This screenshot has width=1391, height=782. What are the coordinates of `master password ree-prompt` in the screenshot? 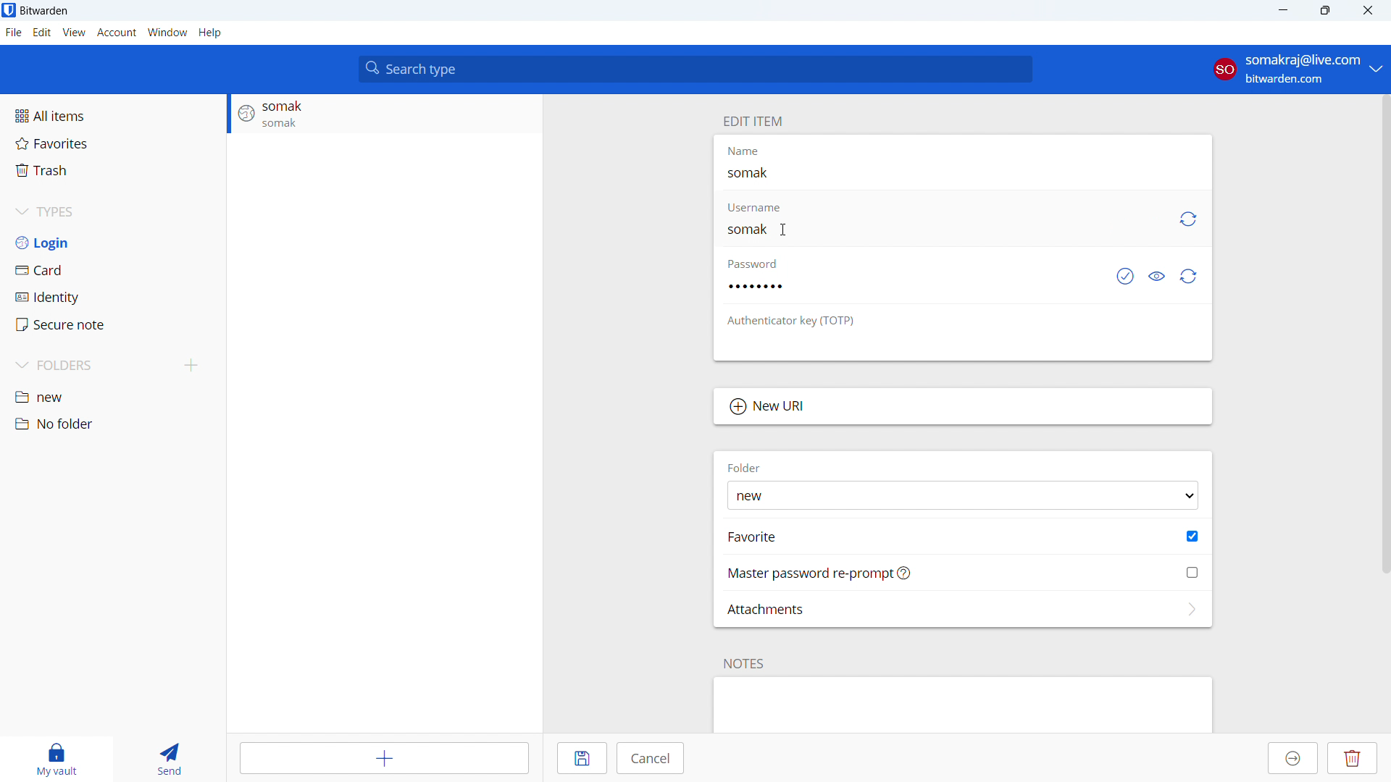 It's located at (964, 573).